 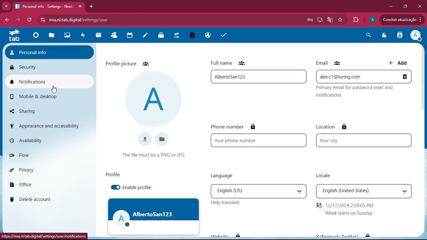 I want to click on full name, so click(x=243, y=62).